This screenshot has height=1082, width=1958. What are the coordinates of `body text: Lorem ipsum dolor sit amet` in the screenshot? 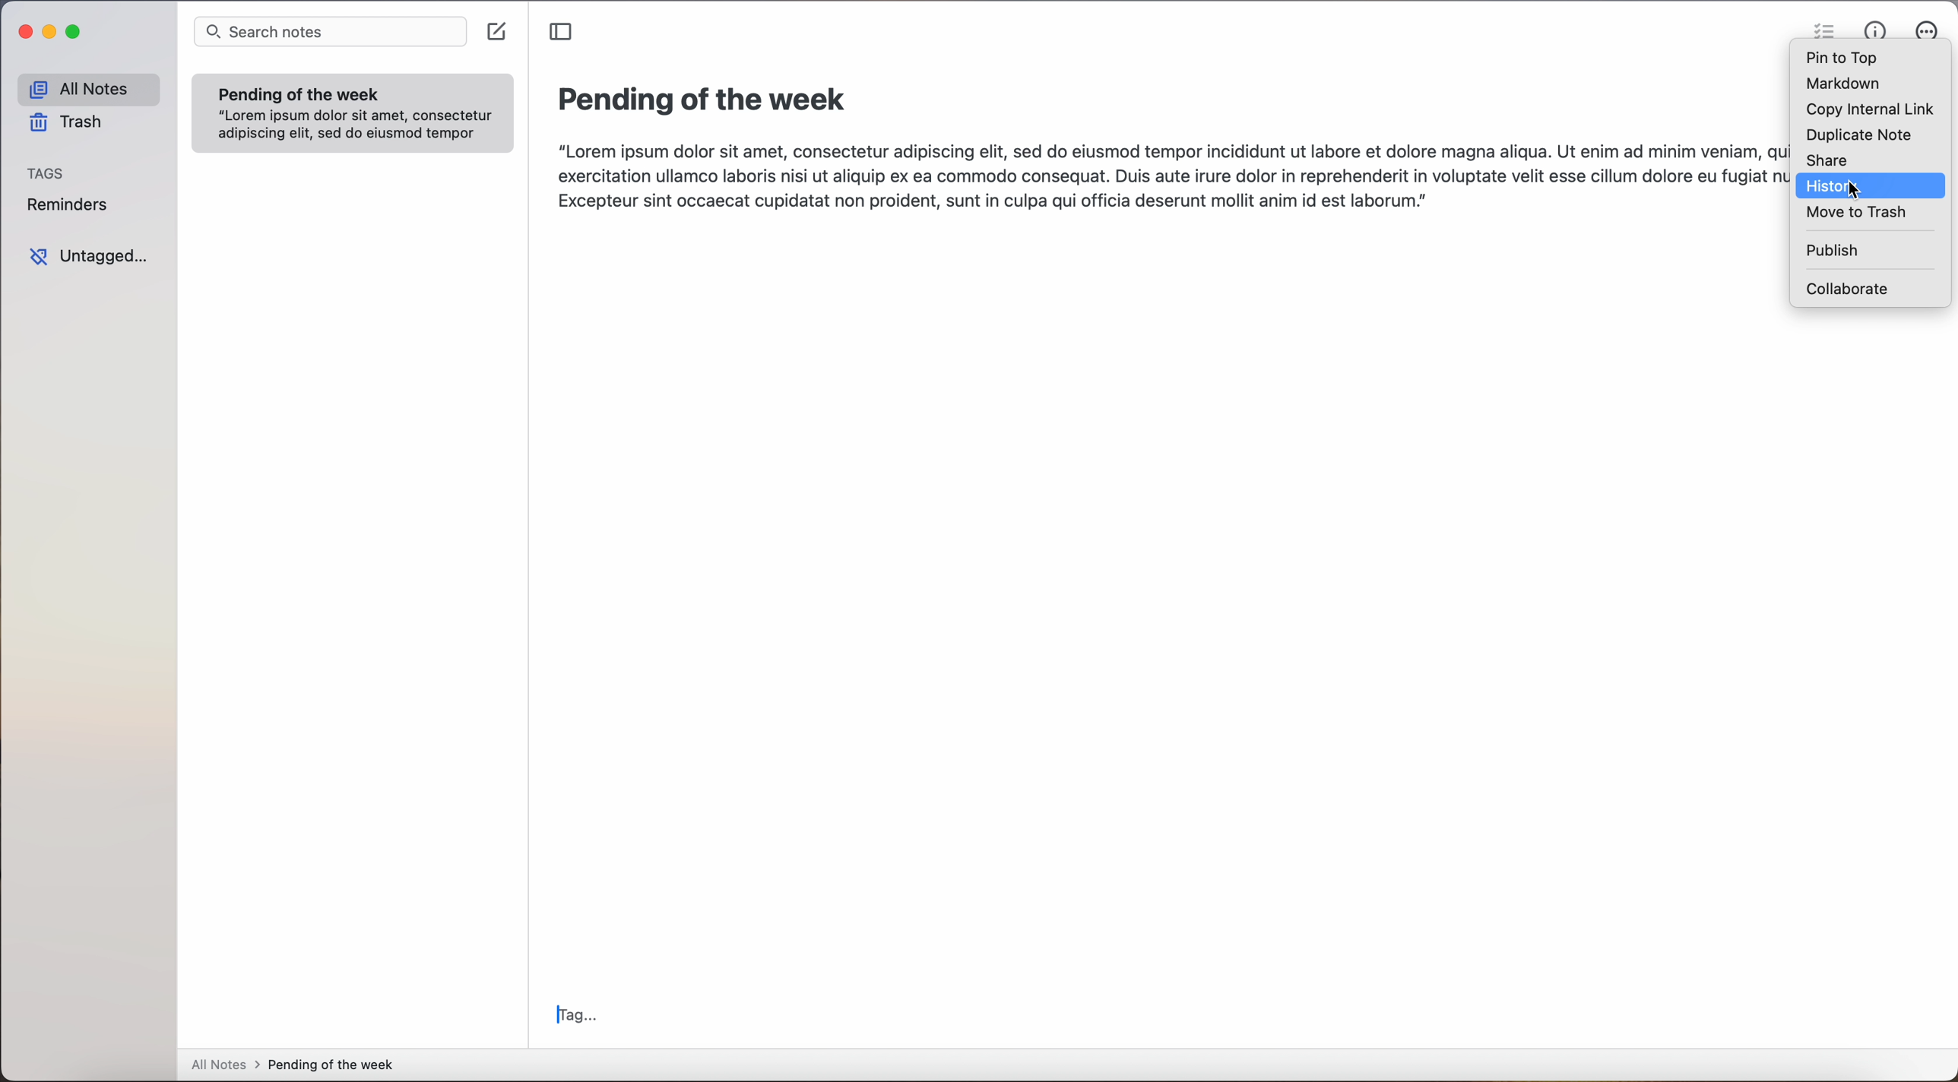 It's located at (1168, 176).